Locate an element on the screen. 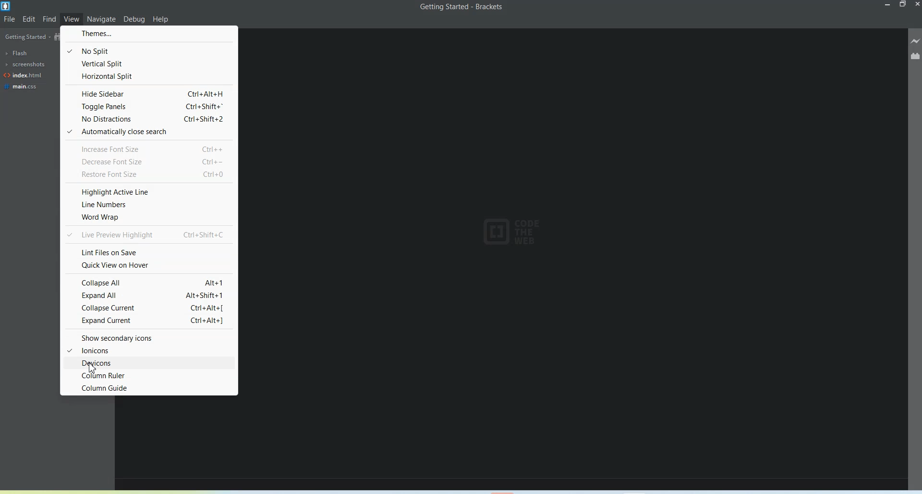 This screenshot has height=494, width=922. Getting Started is located at coordinates (26, 37).